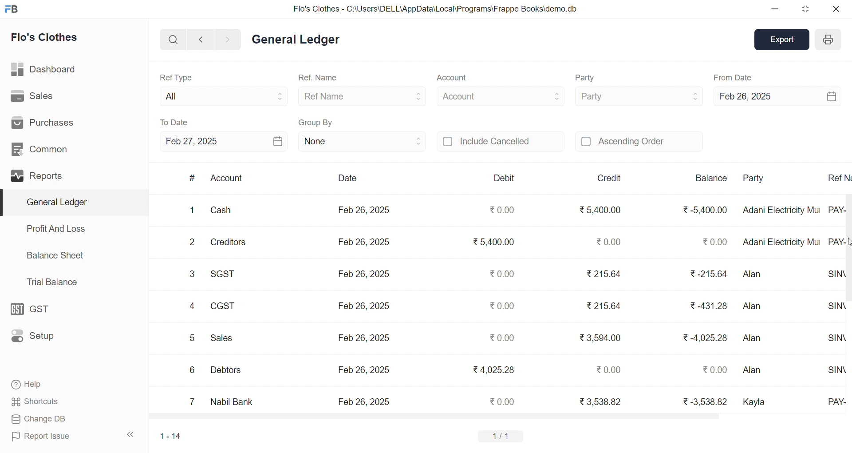  I want to click on COLLAPSE SIDE BAR, so click(131, 434).